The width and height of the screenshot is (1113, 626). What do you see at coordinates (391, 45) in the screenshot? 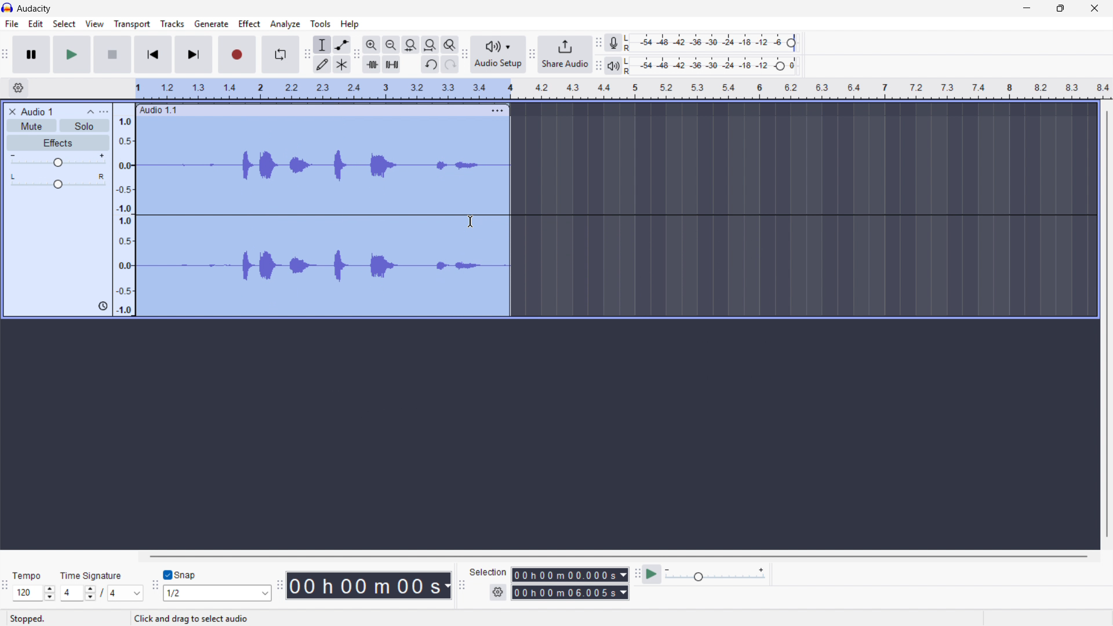
I see `Zoom out` at bounding box center [391, 45].